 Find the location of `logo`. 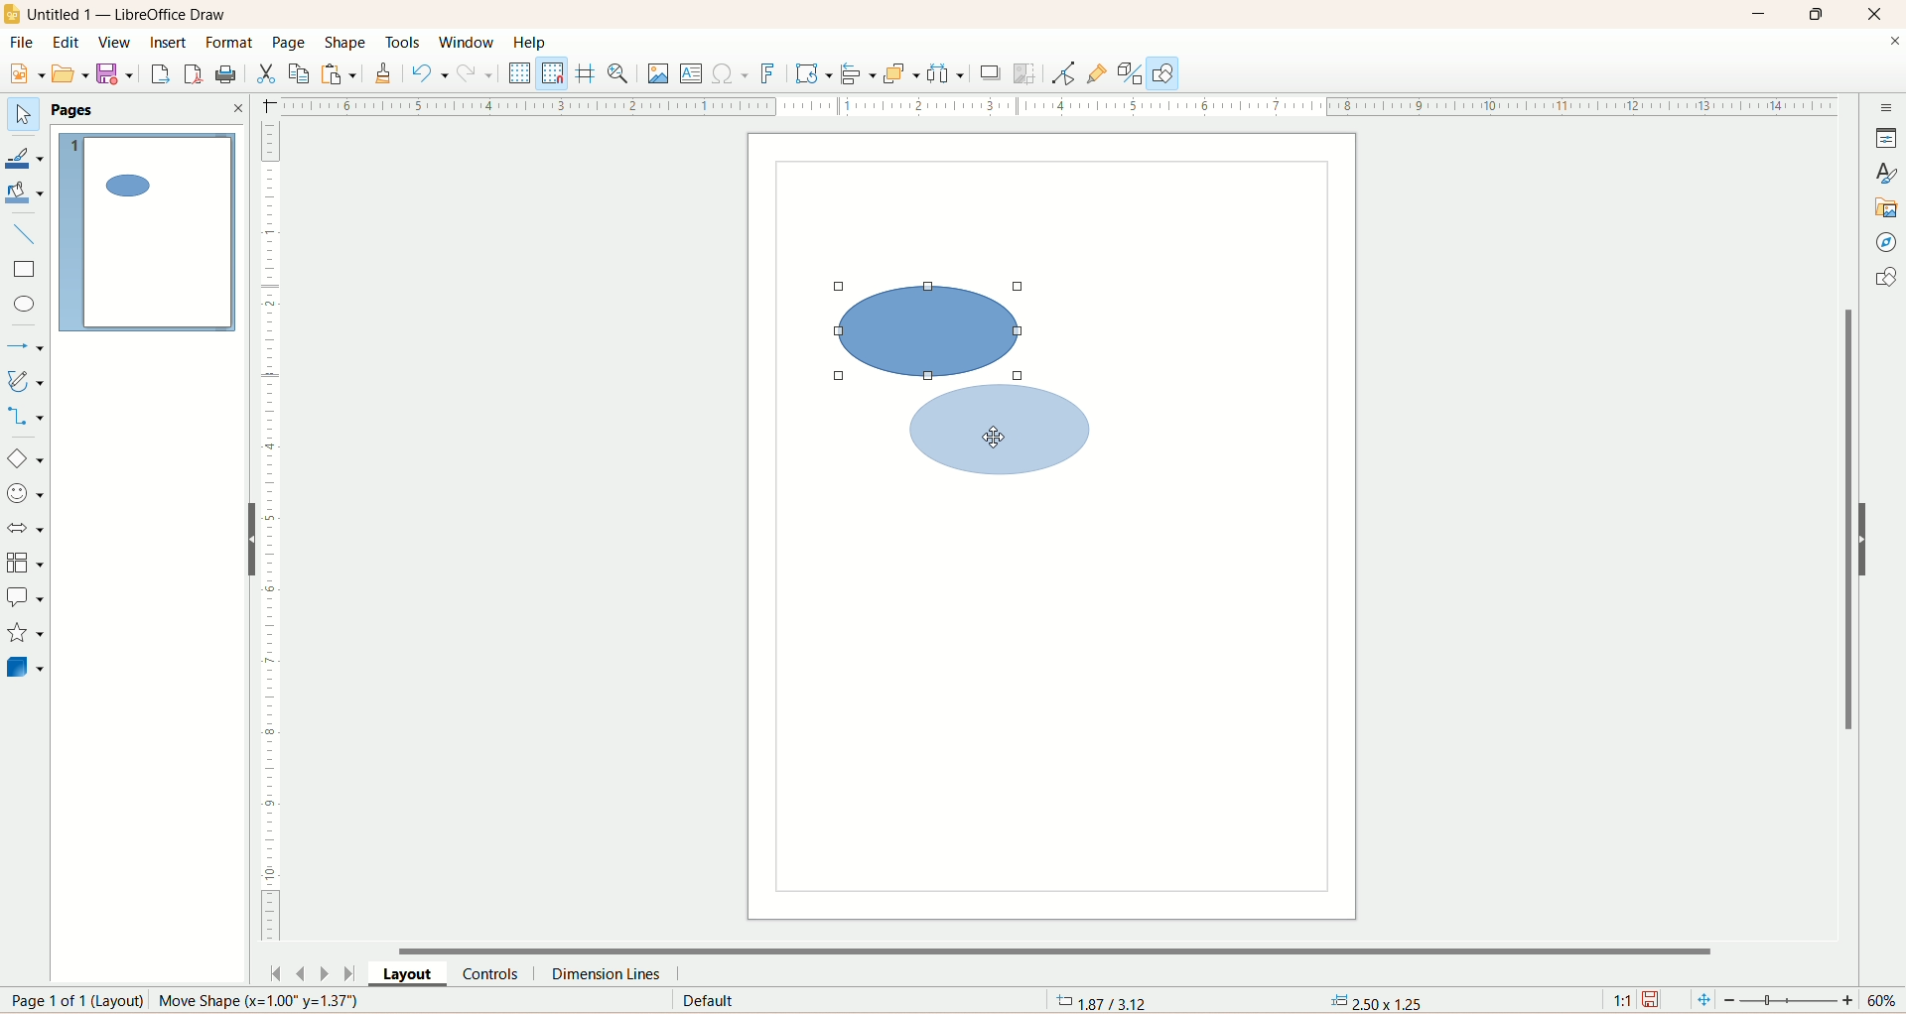

logo is located at coordinates (13, 13).